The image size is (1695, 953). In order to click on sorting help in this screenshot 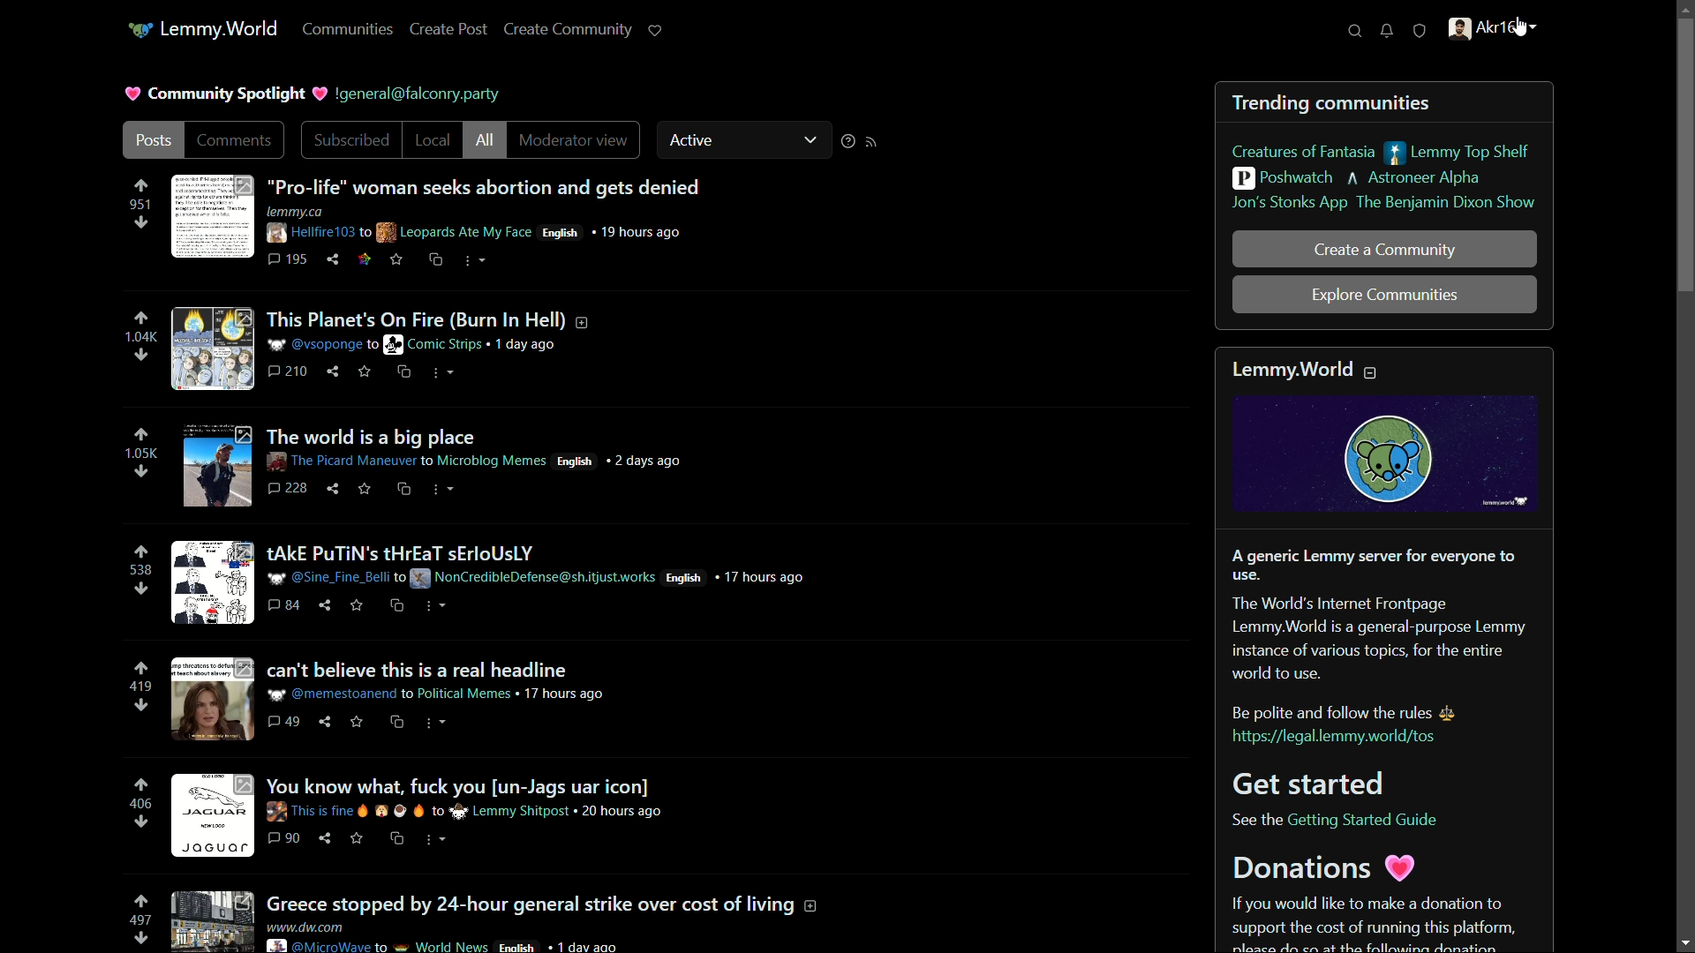, I will do `click(846, 141)`.